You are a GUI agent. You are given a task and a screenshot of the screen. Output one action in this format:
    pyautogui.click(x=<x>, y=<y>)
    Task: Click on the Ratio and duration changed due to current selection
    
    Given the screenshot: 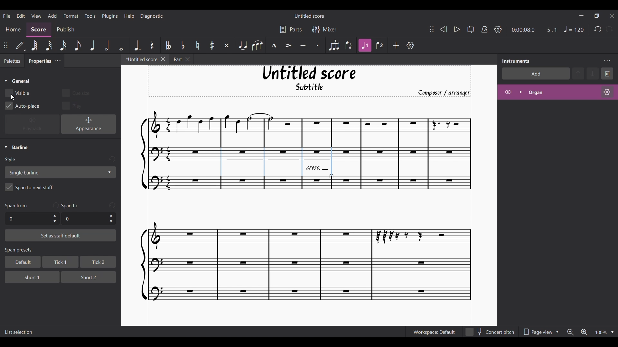 What is the action you would take?
    pyautogui.click(x=534, y=30)
    